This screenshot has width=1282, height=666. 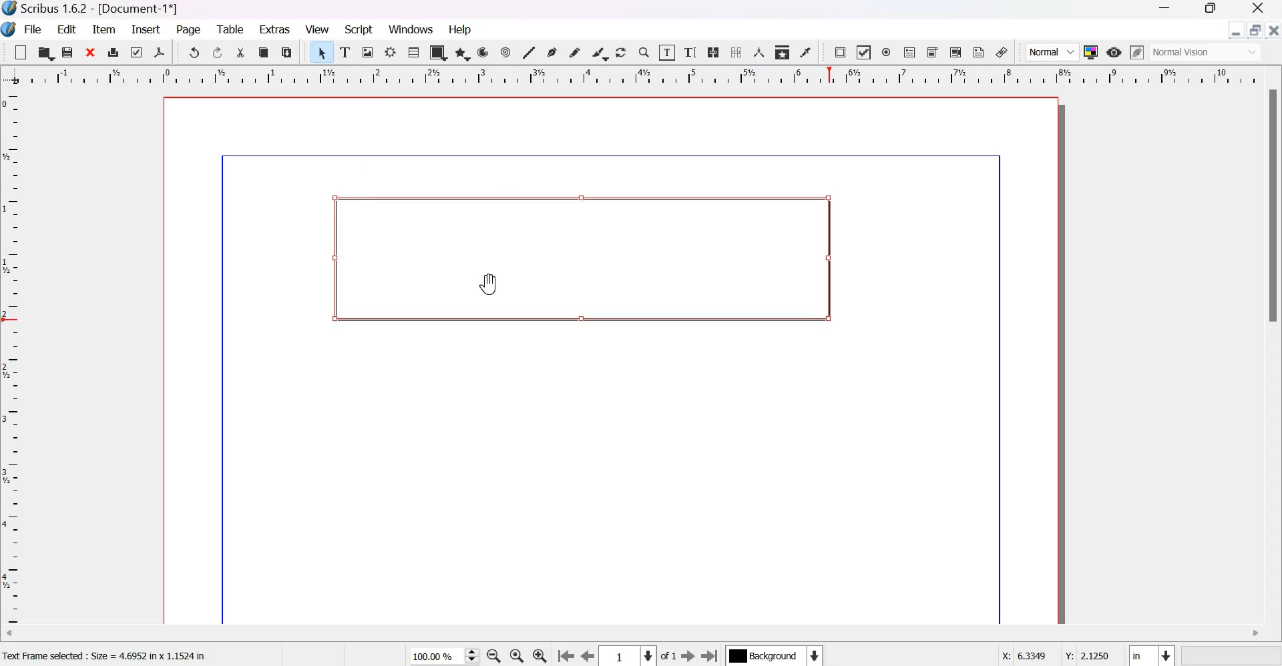 What do you see at coordinates (242, 53) in the screenshot?
I see `cut` at bounding box center [242, 53].